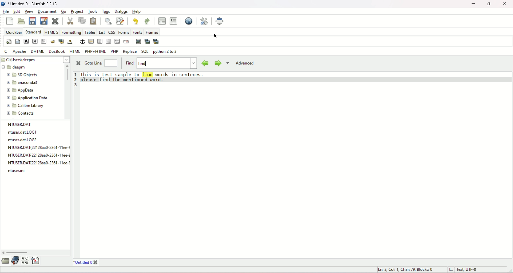 This screenshot has height=273, width=513. Describe the element at coordinates (156, 41) in the screenshot. I see `multi thumbnail` at that location.